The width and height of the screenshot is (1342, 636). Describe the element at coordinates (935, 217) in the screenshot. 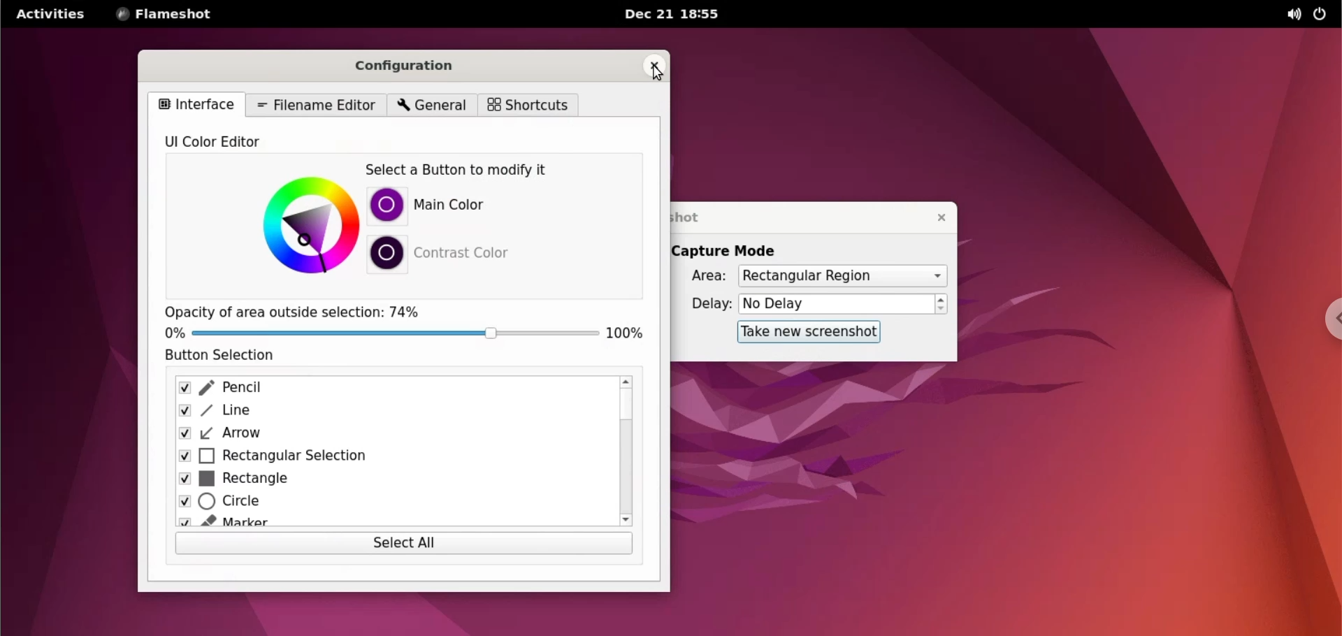

I see `close` at that location.